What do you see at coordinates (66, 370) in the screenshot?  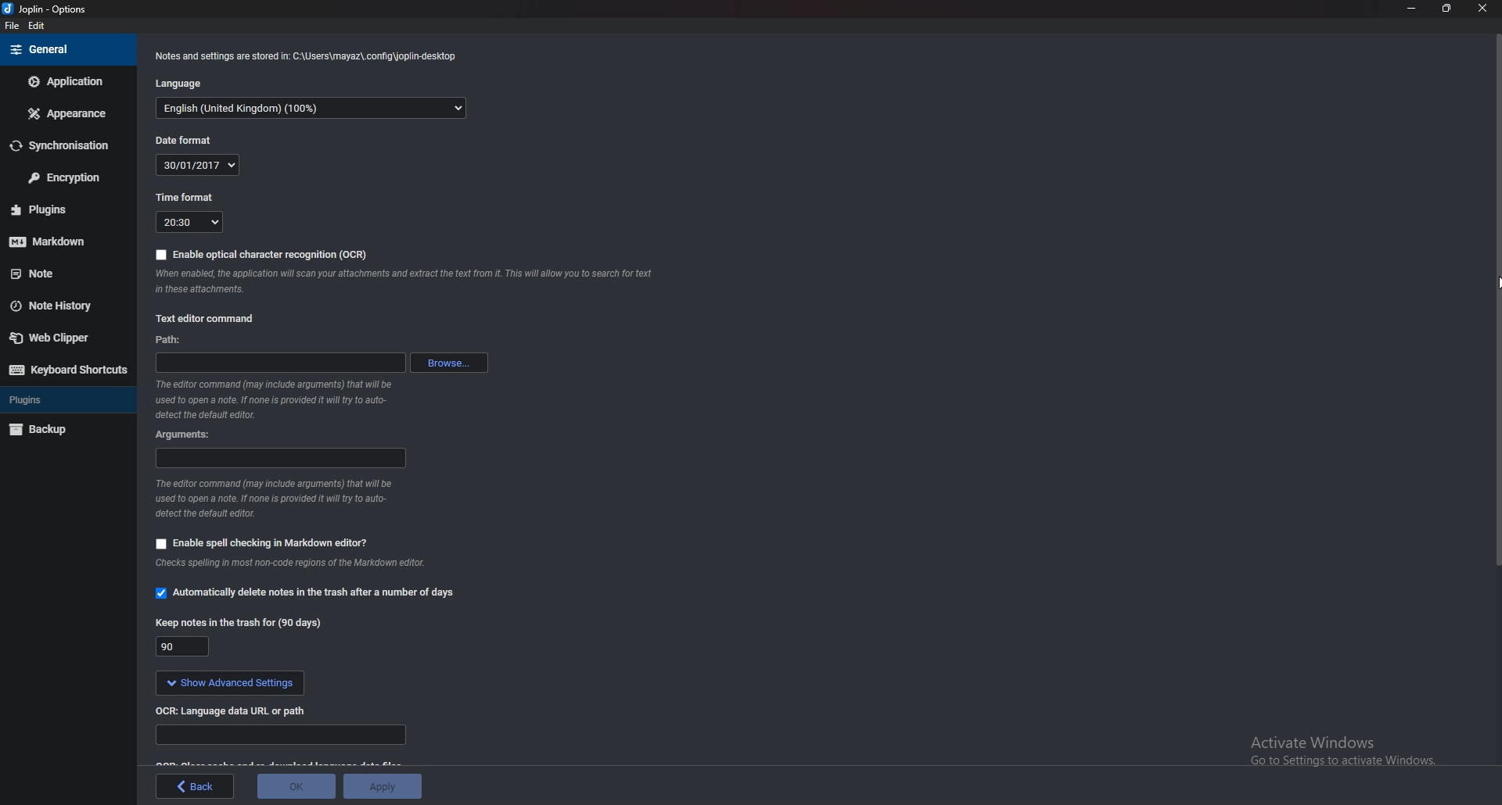 I see `Keyboard shortcuts` at bounding box center [66, 370].